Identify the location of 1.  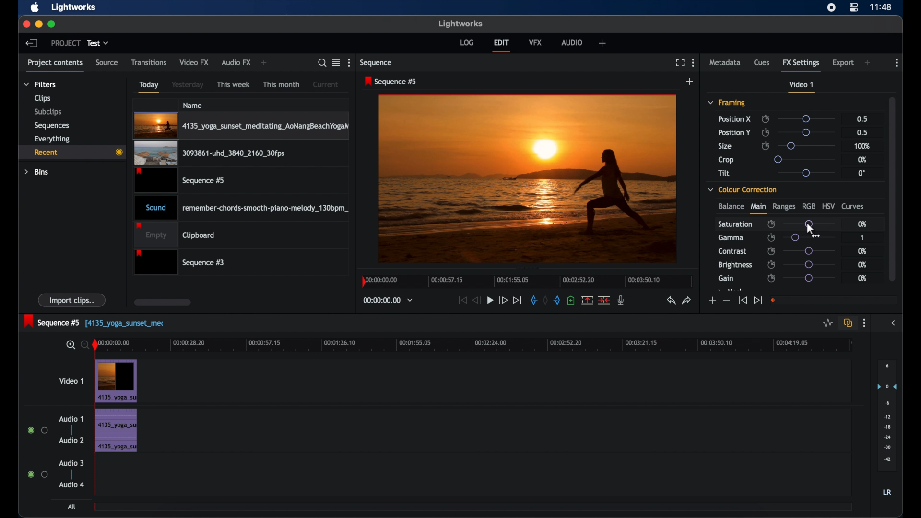
(862, 237).